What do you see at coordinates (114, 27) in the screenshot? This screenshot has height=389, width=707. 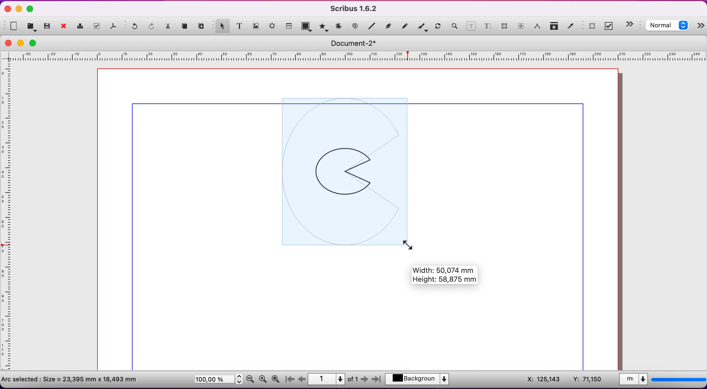 I see `export as pdf` at bounding box center [114, 27].